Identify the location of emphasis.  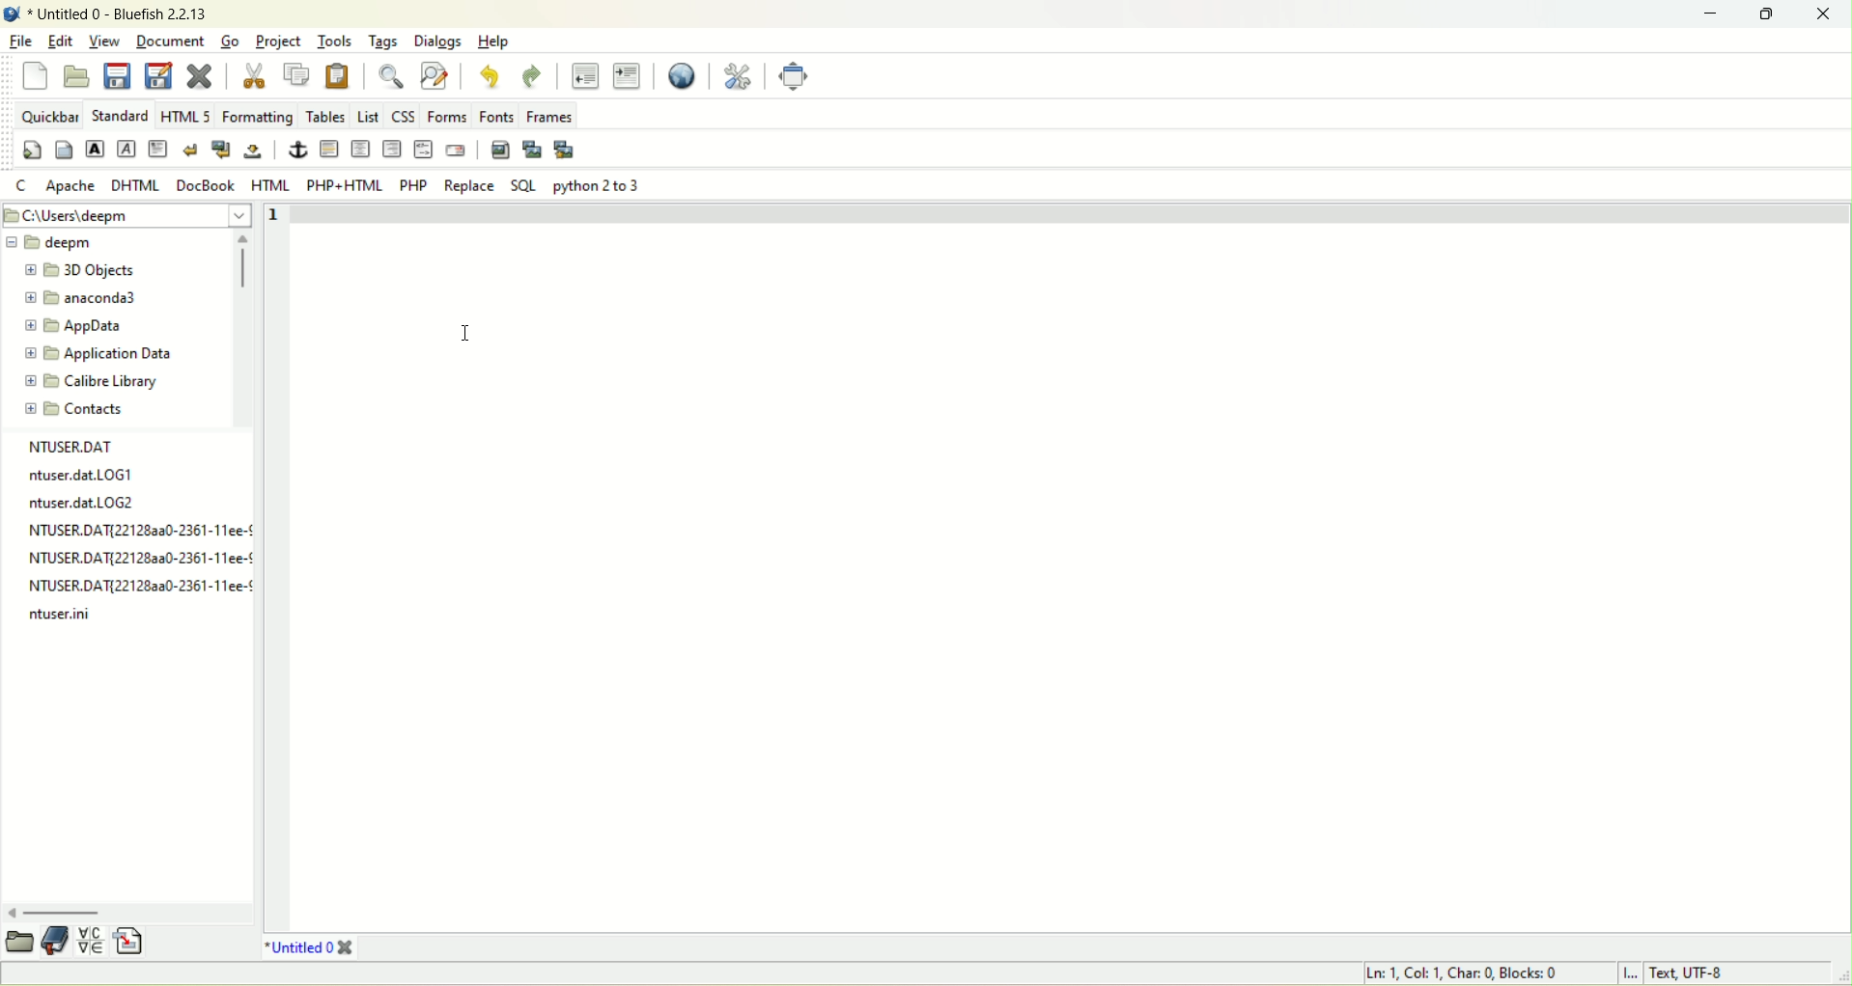
(126, 150).